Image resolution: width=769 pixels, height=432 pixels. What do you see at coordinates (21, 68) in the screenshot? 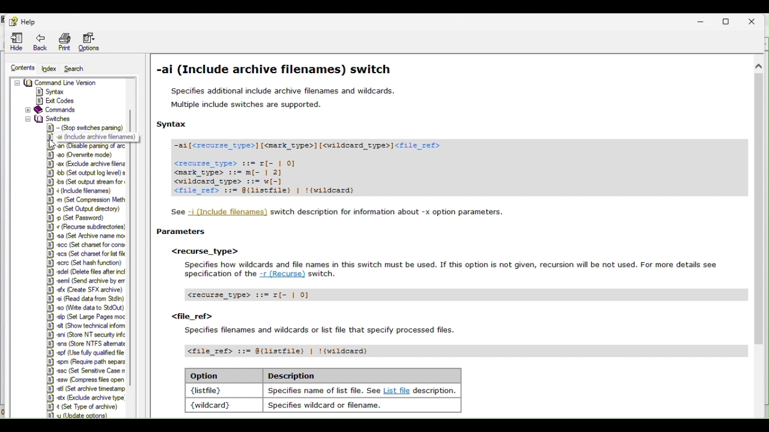
I see `Contents` at bounding box center [21, 68].